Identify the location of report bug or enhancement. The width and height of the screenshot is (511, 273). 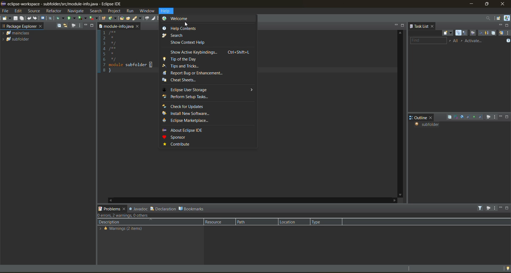
(198, 73).